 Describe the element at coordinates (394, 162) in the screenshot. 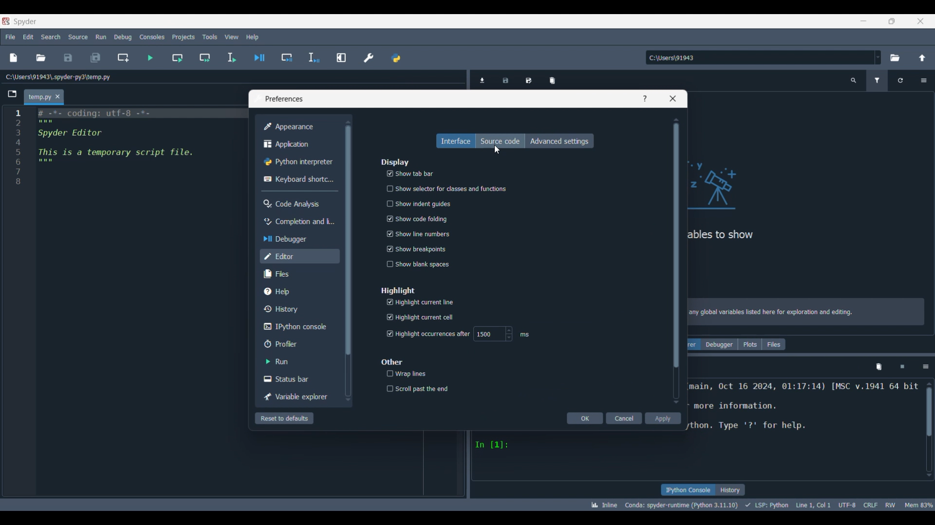

I see `Section title` at that location.